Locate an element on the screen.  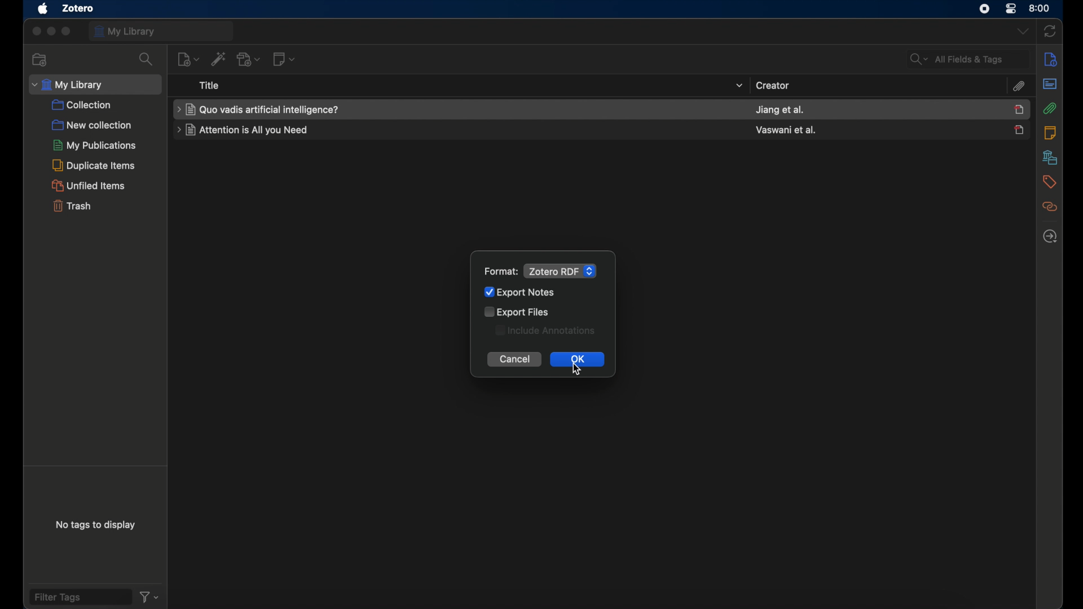
close is located at coordinates (36, 32).